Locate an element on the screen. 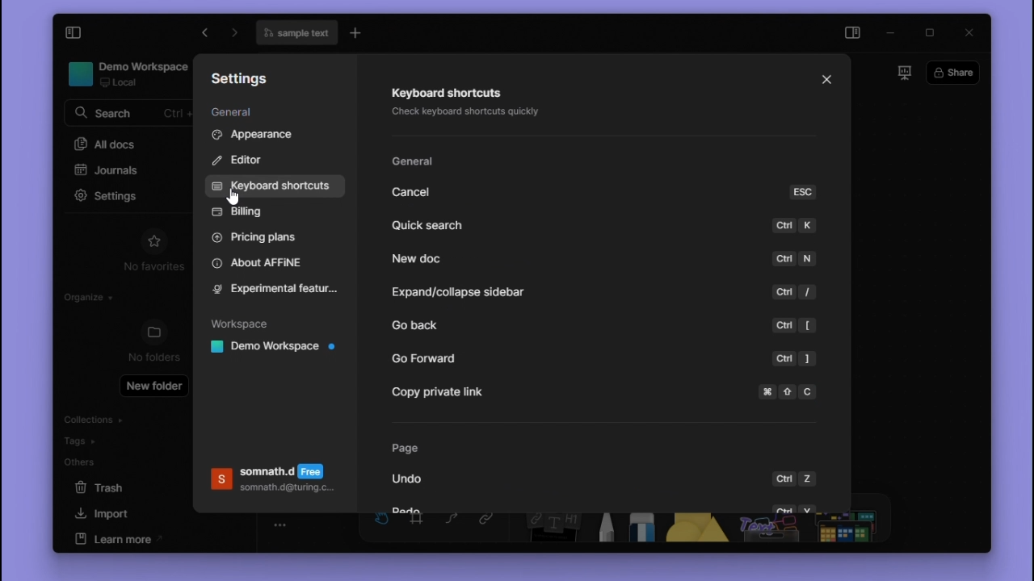 Image resolution: width=1034 pixels, height=581 pixels. workspace name and details is located at coordinates (121, 75).